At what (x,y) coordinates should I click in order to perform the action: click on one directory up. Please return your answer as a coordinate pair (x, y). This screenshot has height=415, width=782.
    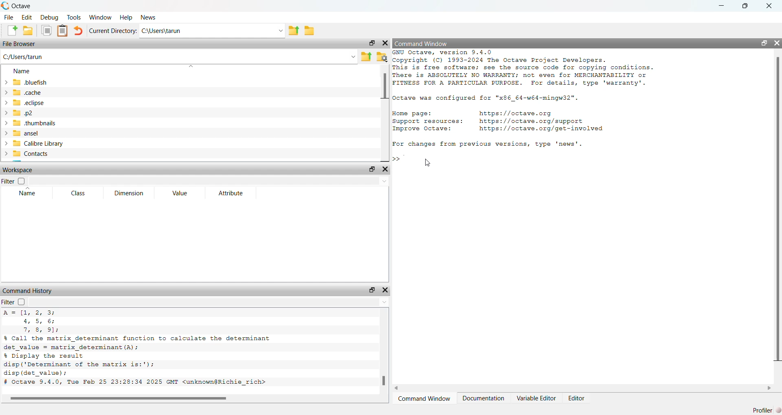
    Looking at the image, I should click on (366, 56).